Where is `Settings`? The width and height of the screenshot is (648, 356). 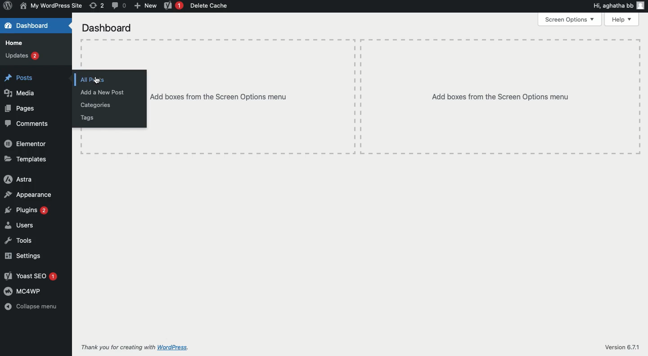
Settings is located at coordinates (22, 255).